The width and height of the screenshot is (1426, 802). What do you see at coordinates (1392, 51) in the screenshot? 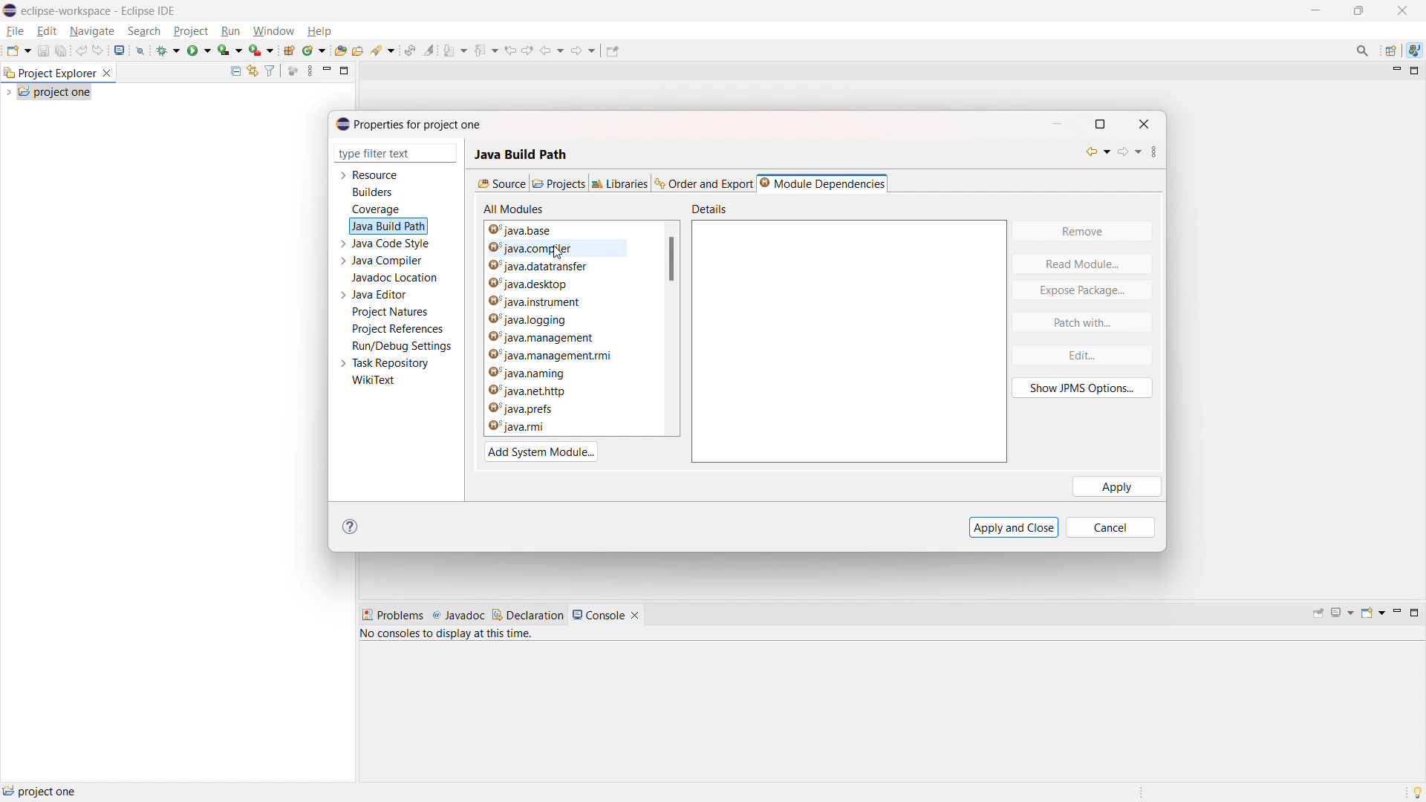
I see `open perspective` at bounding box center [1392, 51].